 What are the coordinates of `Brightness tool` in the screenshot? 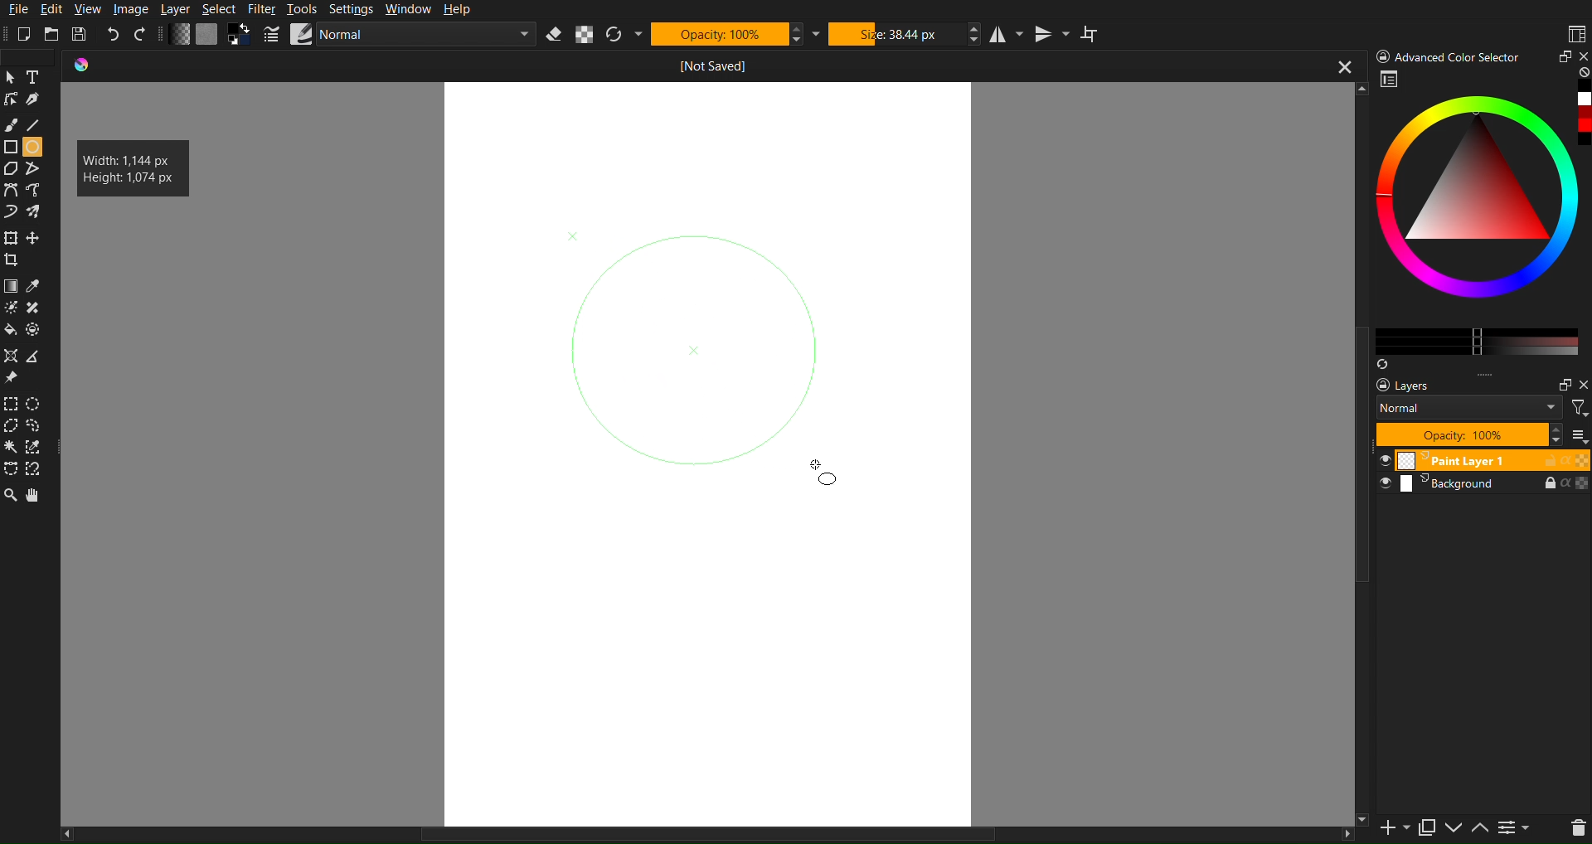 It's located at (10, 310).